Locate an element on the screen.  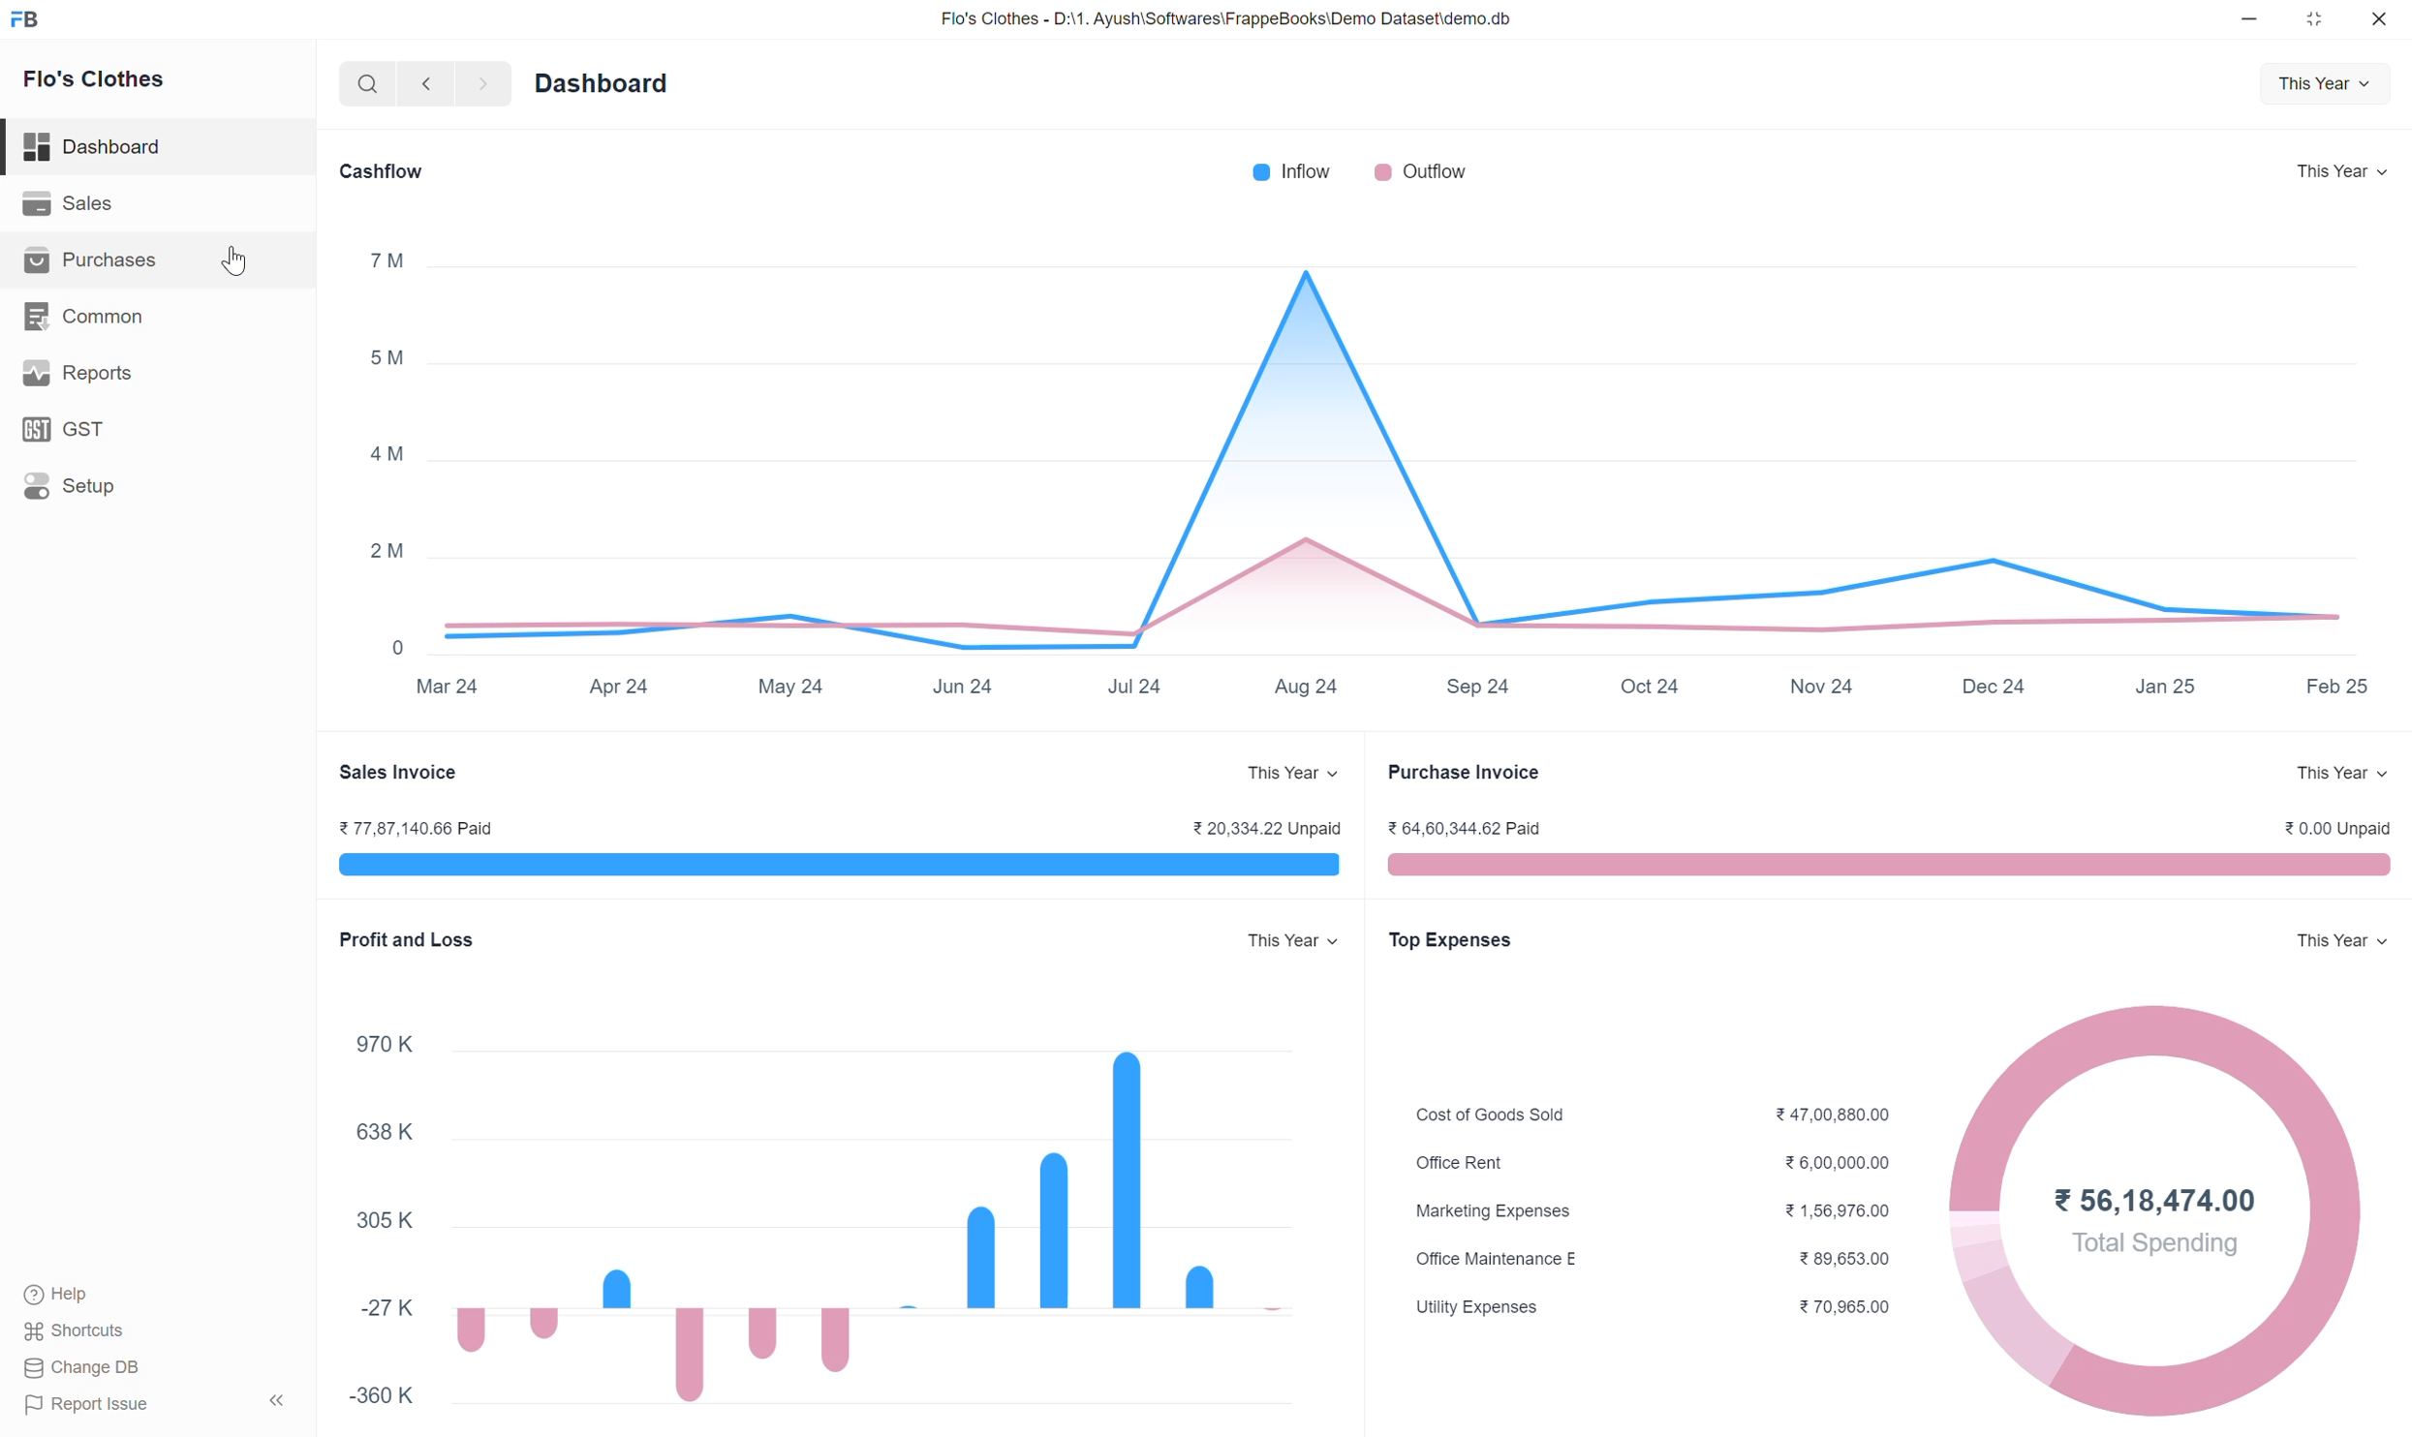
Feb 25 is located at coordinates (2338, 686).